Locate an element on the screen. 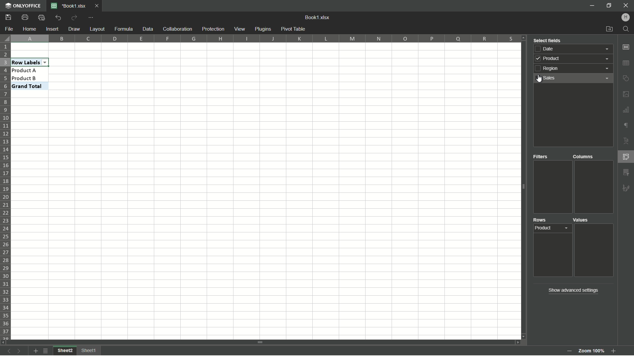  close app is located at coordinates (626, 6).